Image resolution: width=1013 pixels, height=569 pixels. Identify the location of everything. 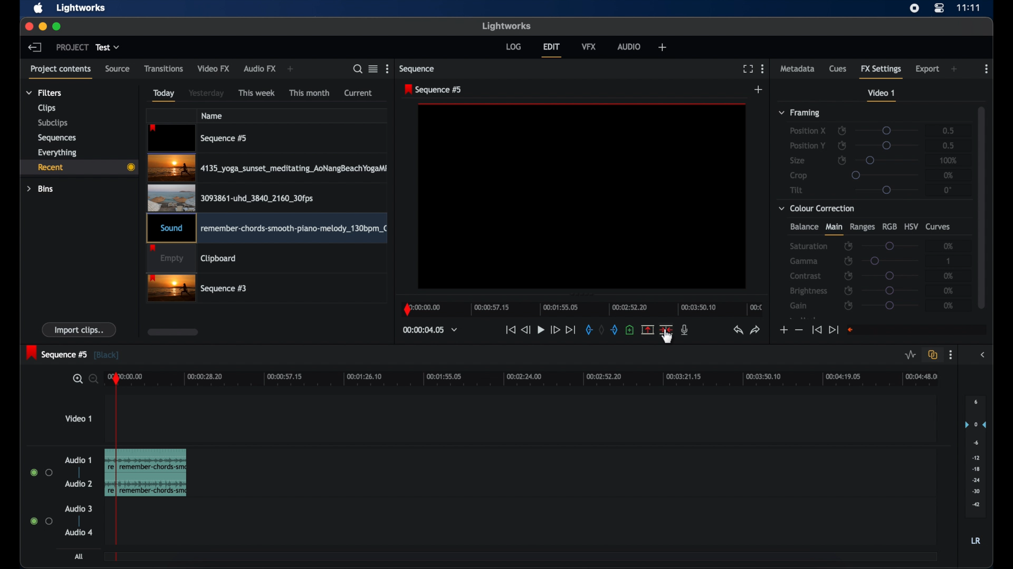
(58, 153).